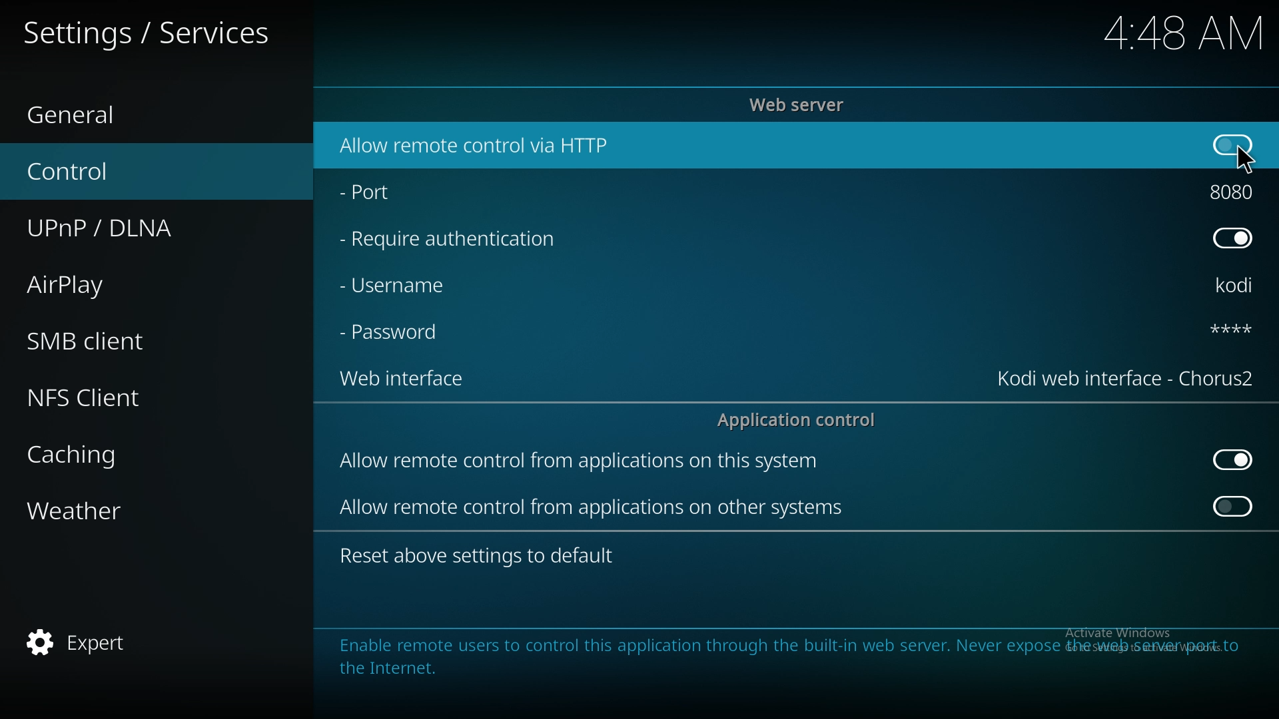 The width and height of the screenshot is (1279, 719). I want to click on expert, so click(88, 644).